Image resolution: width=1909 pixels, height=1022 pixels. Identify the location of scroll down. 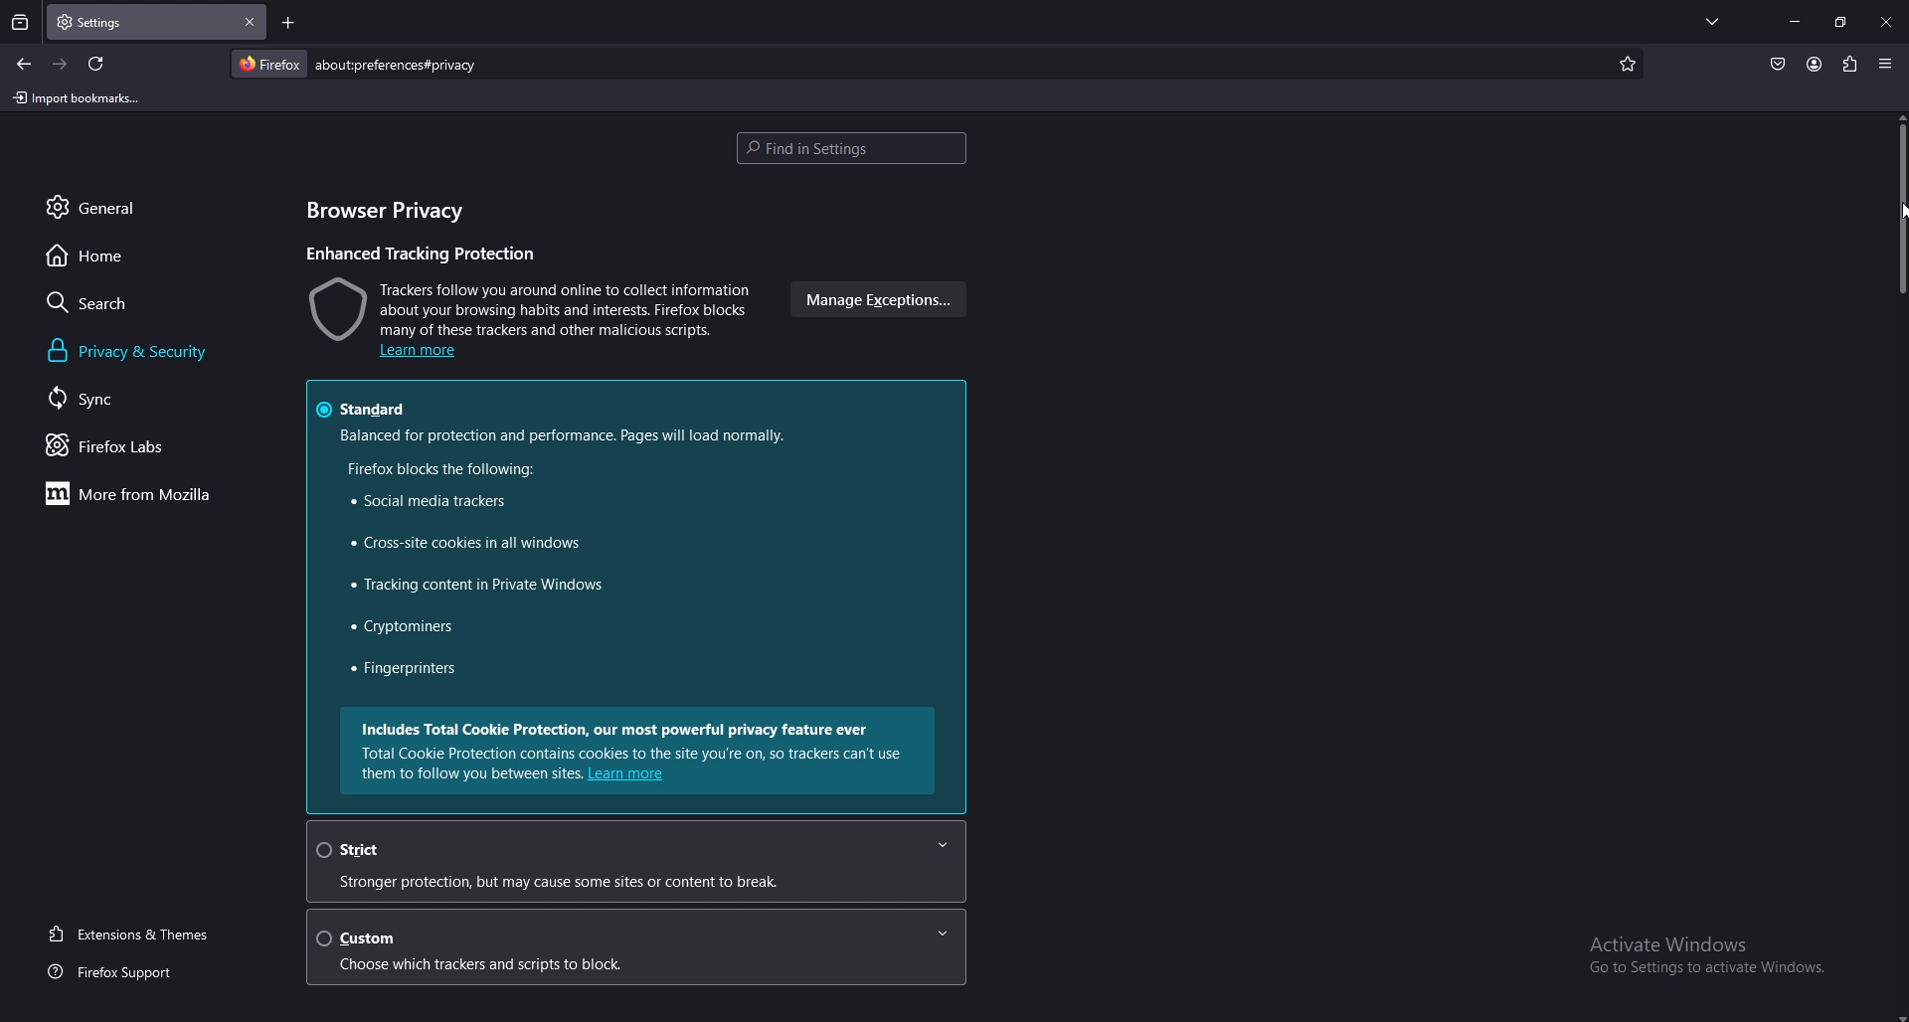
(1897, 1015).